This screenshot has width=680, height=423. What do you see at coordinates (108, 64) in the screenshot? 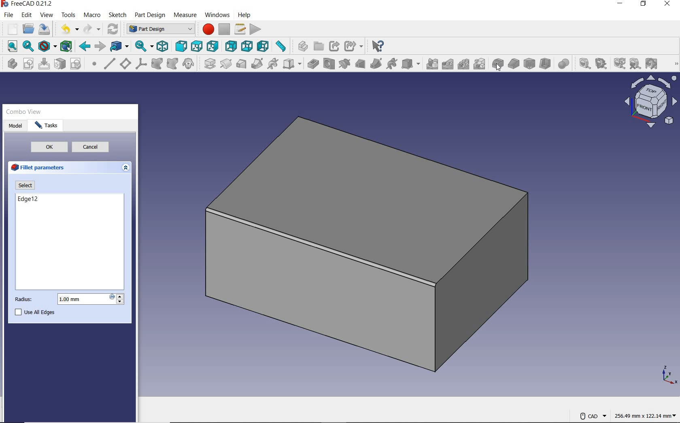
I see `create a datum line` at bounding box center [108, 64].